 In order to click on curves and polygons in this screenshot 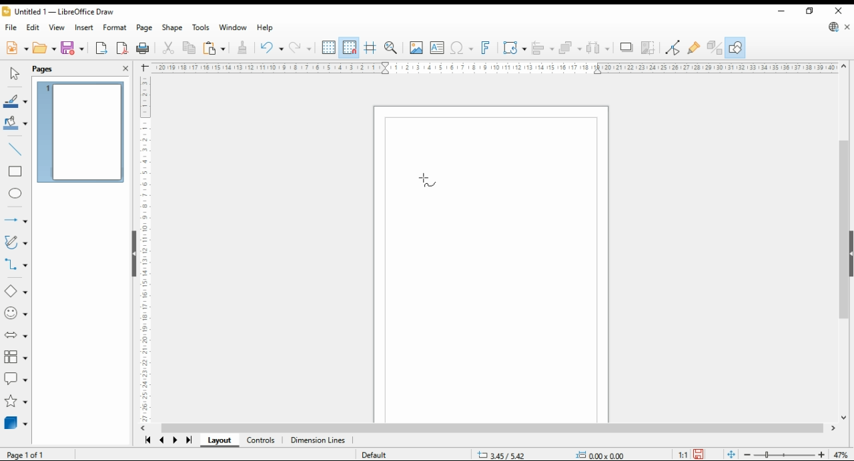, I will do `click(15, 242)`.